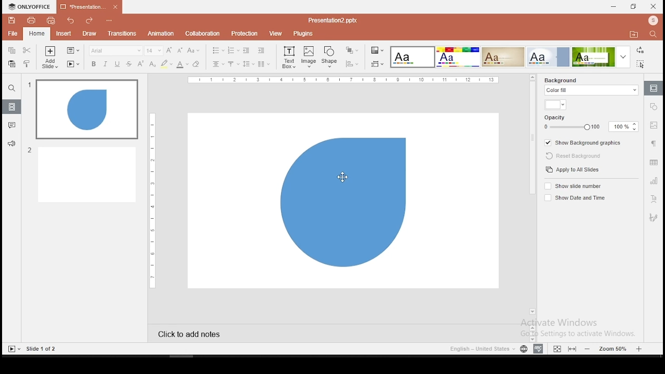  Describe the element at coordinates (352, 64) in the screenshot. I see `align objects` at that location.